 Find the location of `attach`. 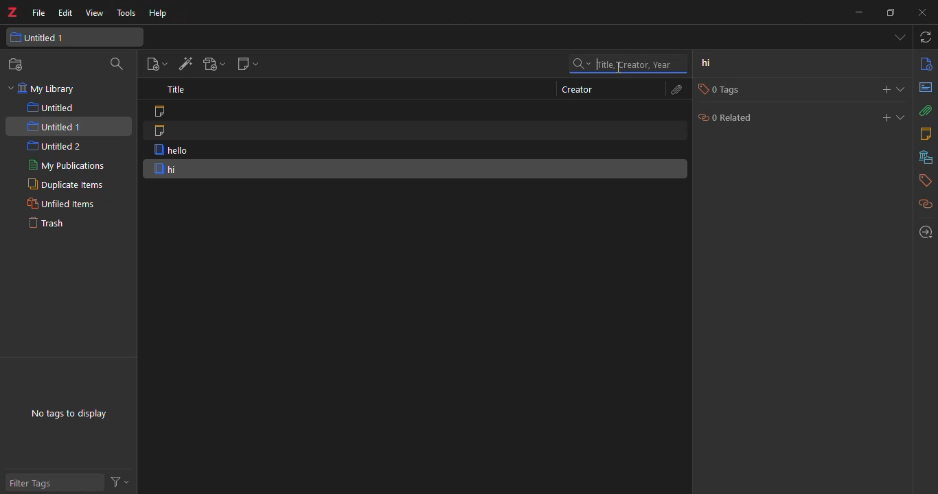

attach is located at coordinates (676, 89).